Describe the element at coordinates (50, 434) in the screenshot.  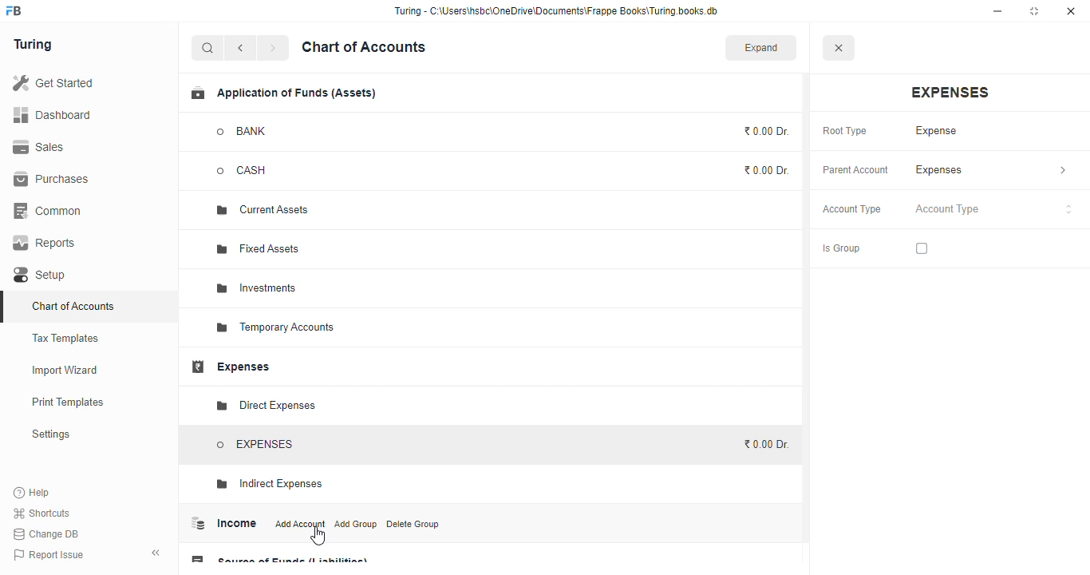
I see `settings` at that location.